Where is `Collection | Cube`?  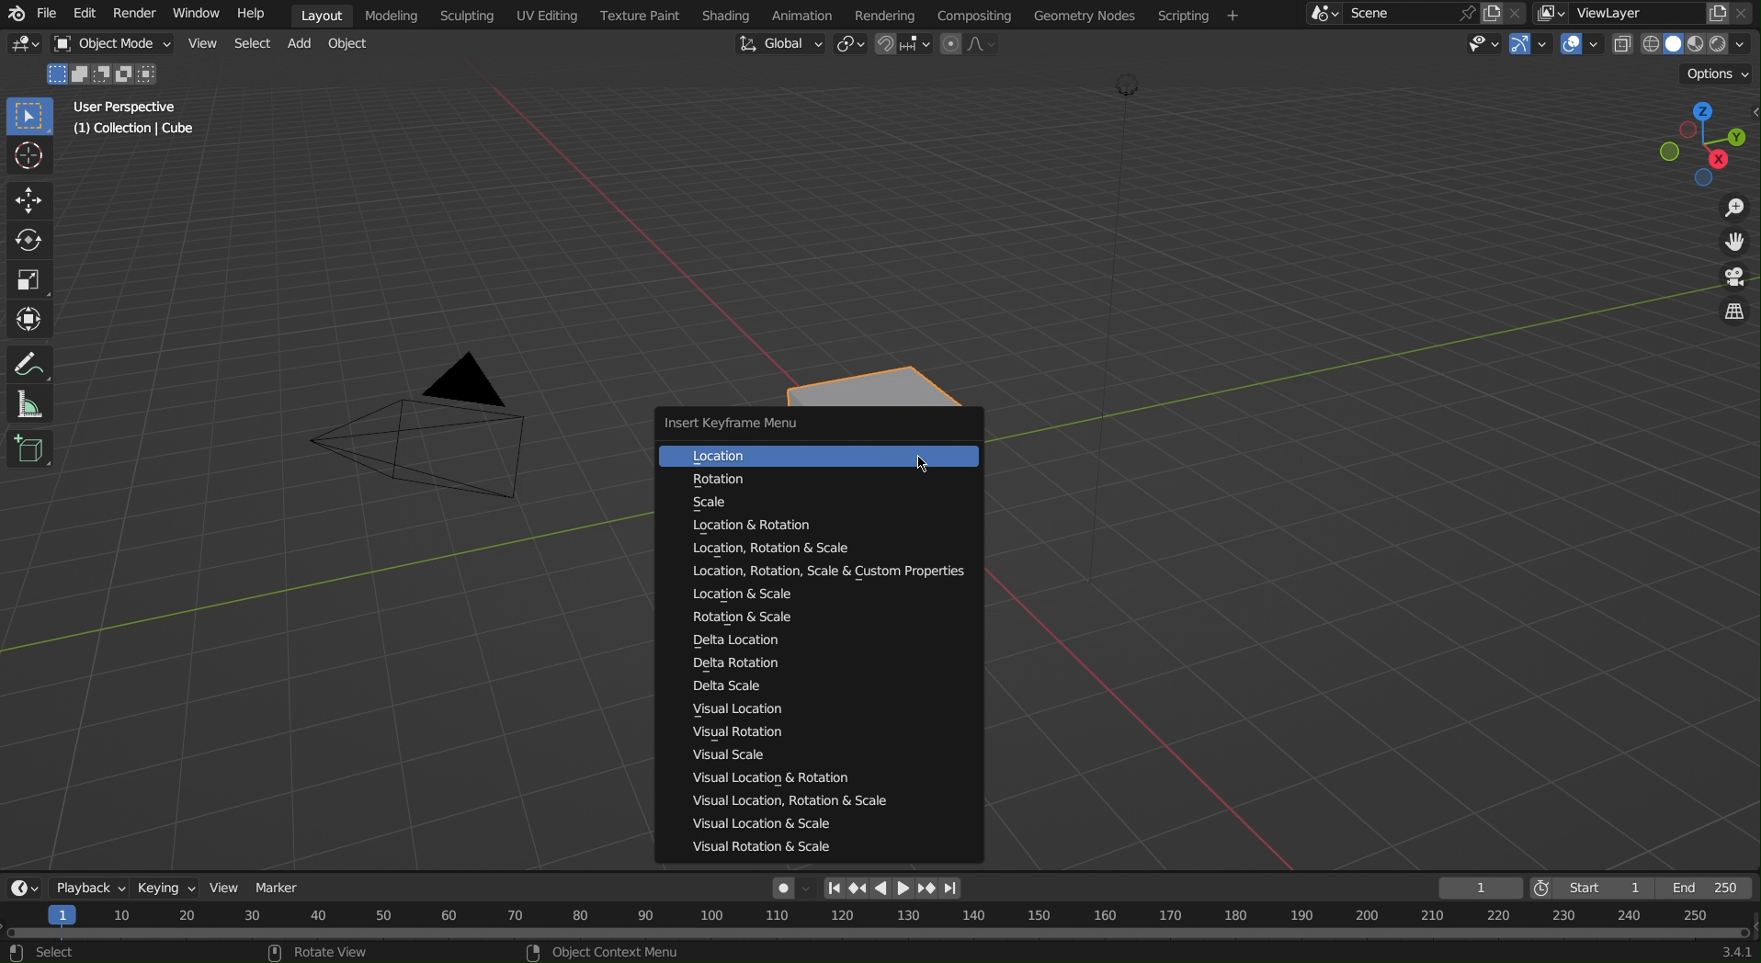 Collection | Cube is located at coordinates (130, 132).